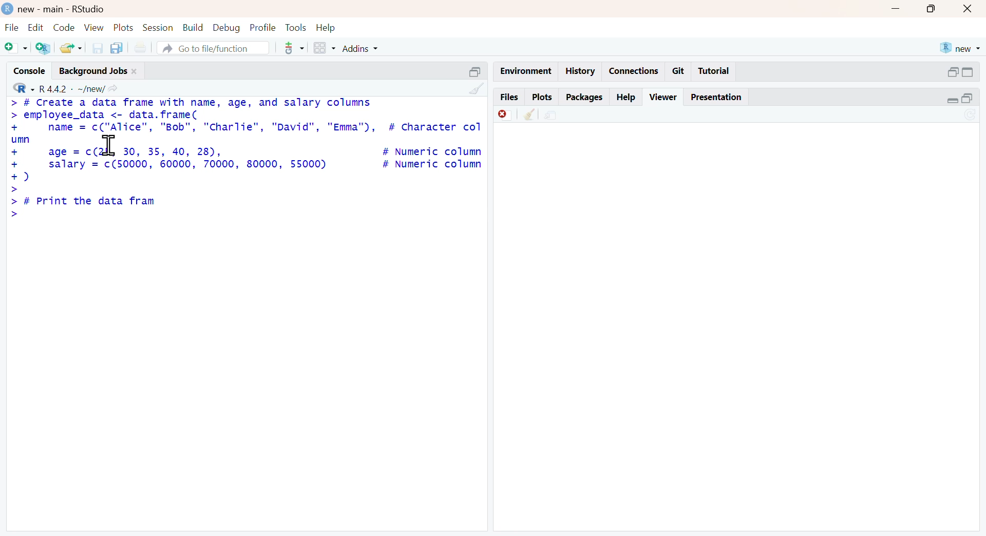 Image resolution: width=986 pixels, height=536 pixels. Describe the element at coordinates (100, 71) in the screenshot. I see `Background Jobs` at that location.